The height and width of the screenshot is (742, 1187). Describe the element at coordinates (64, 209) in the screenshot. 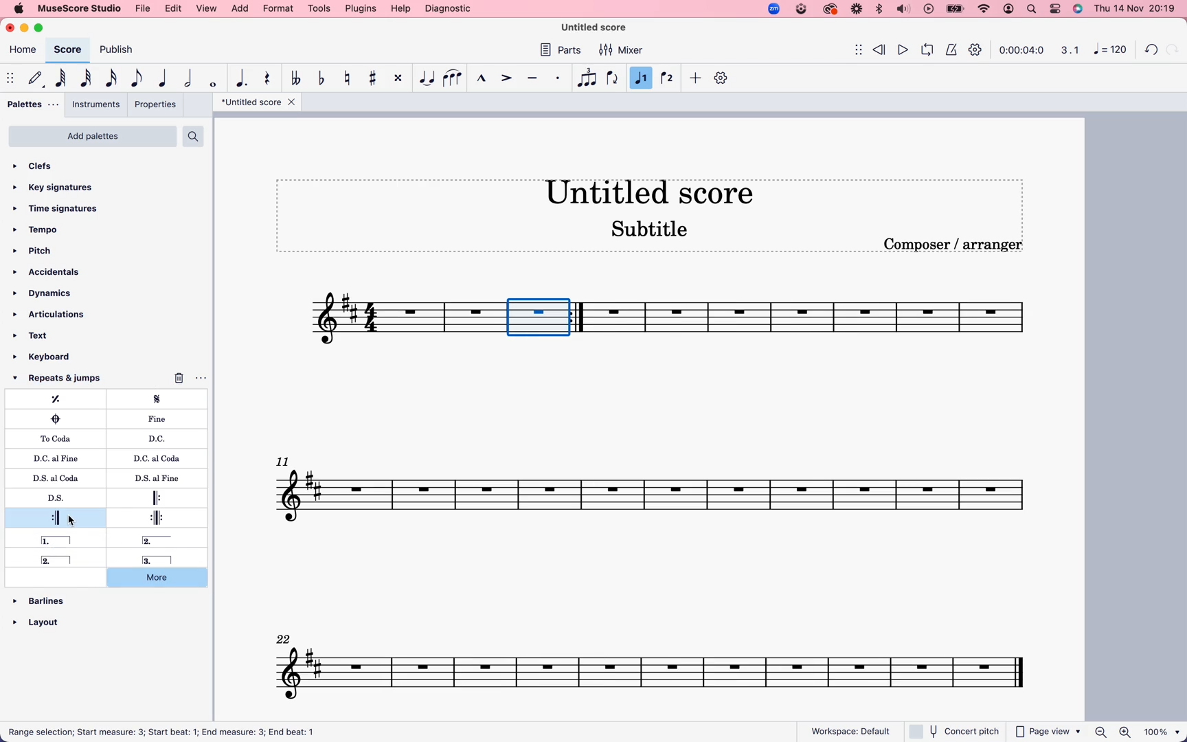

I see `time signatures` at that location.